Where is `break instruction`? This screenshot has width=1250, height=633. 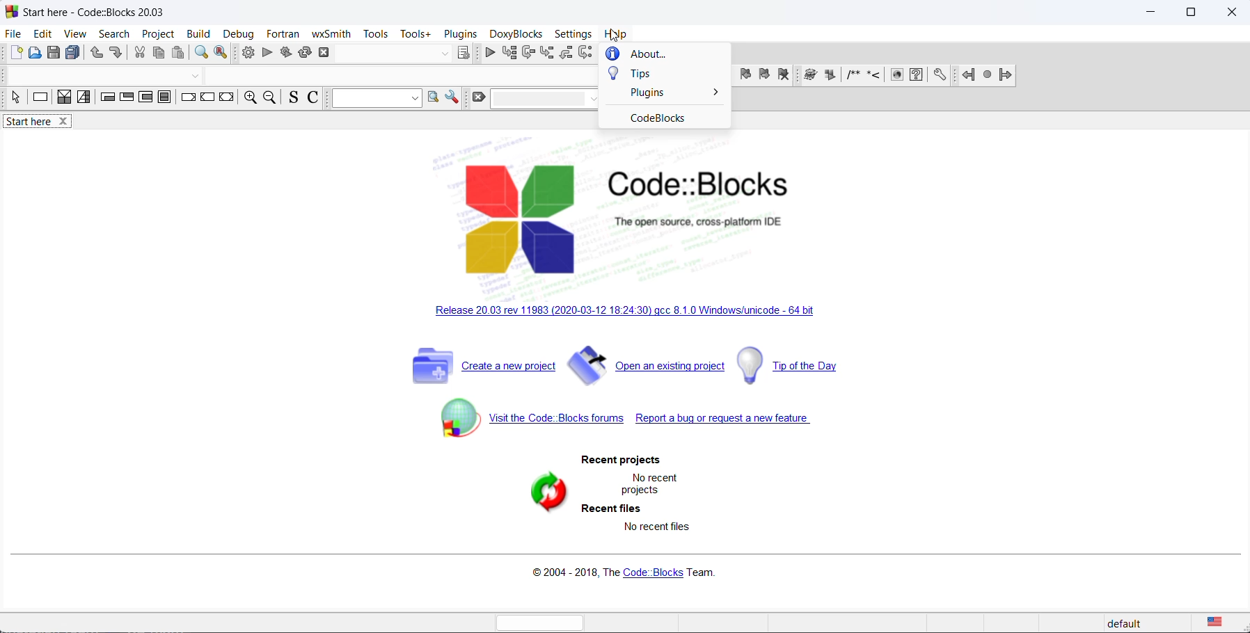 break instruction is located at coordinates (187, 99).